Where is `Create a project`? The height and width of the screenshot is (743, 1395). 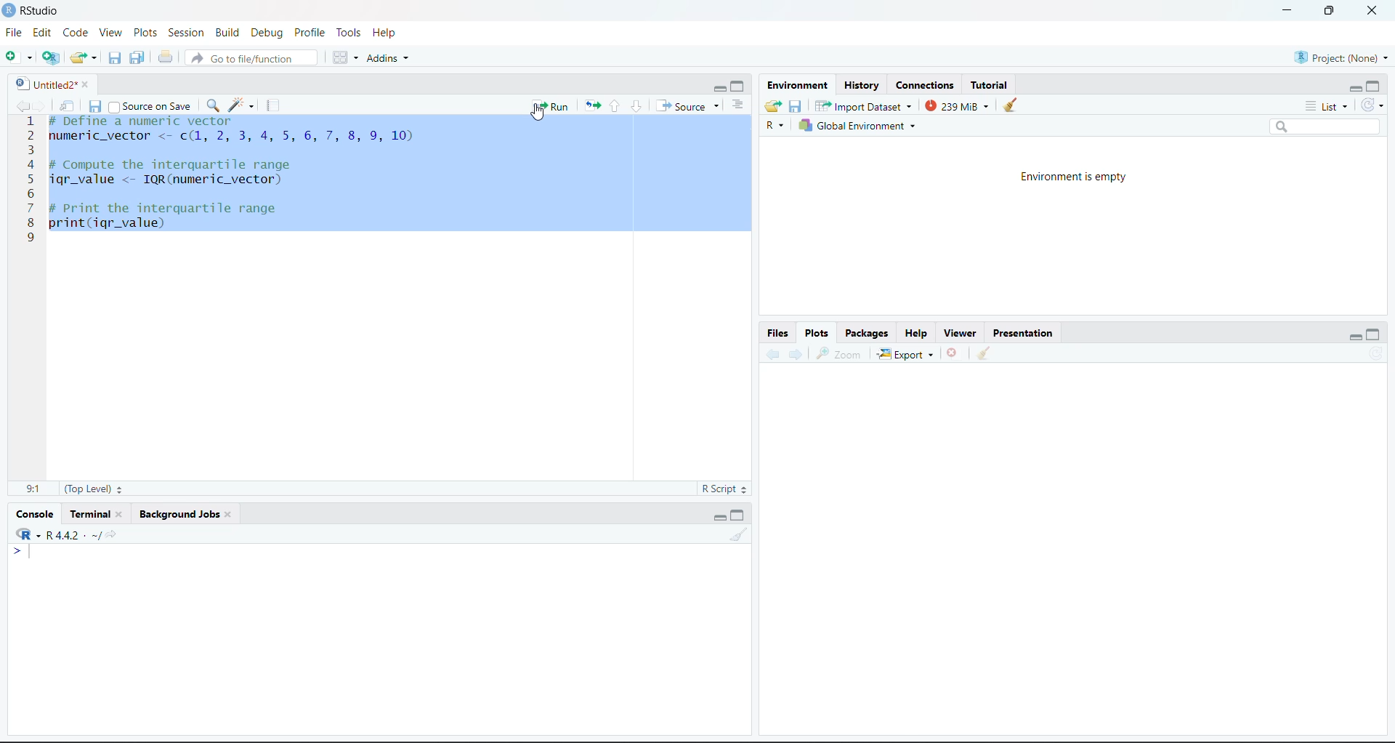
Create a project is located at coordinates (52, 56).